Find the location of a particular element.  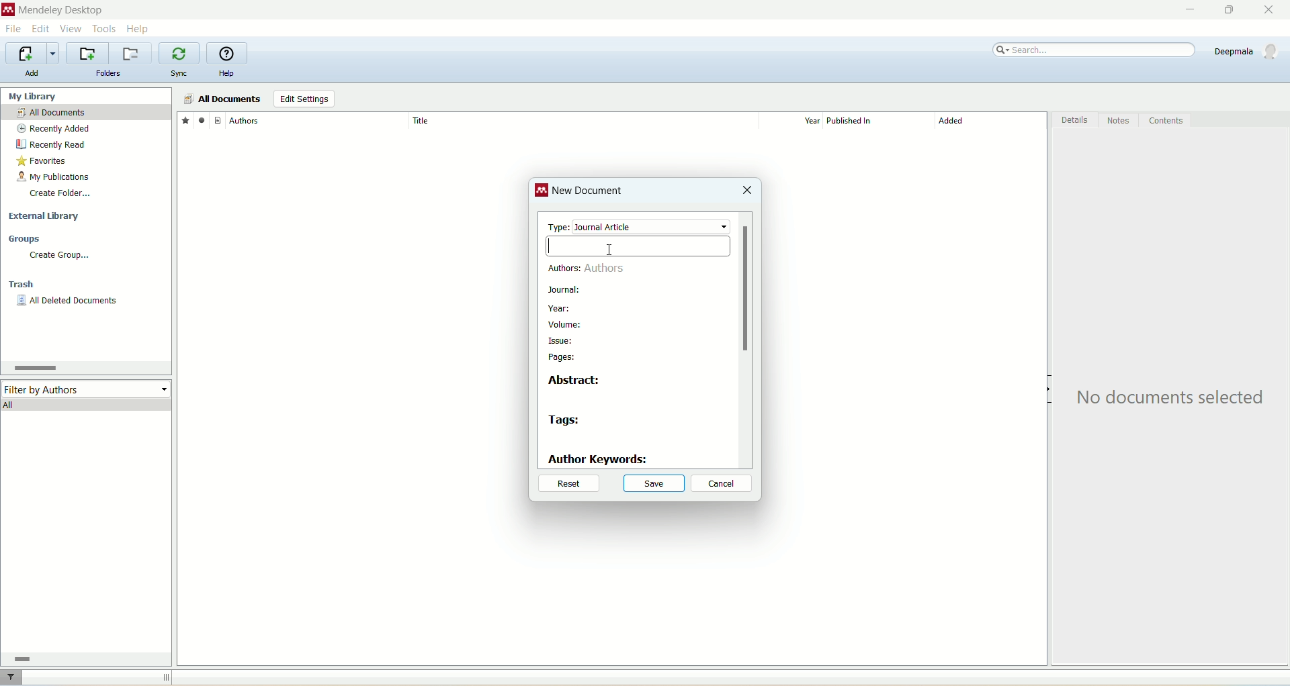

author is located at coordinates (318, 121).